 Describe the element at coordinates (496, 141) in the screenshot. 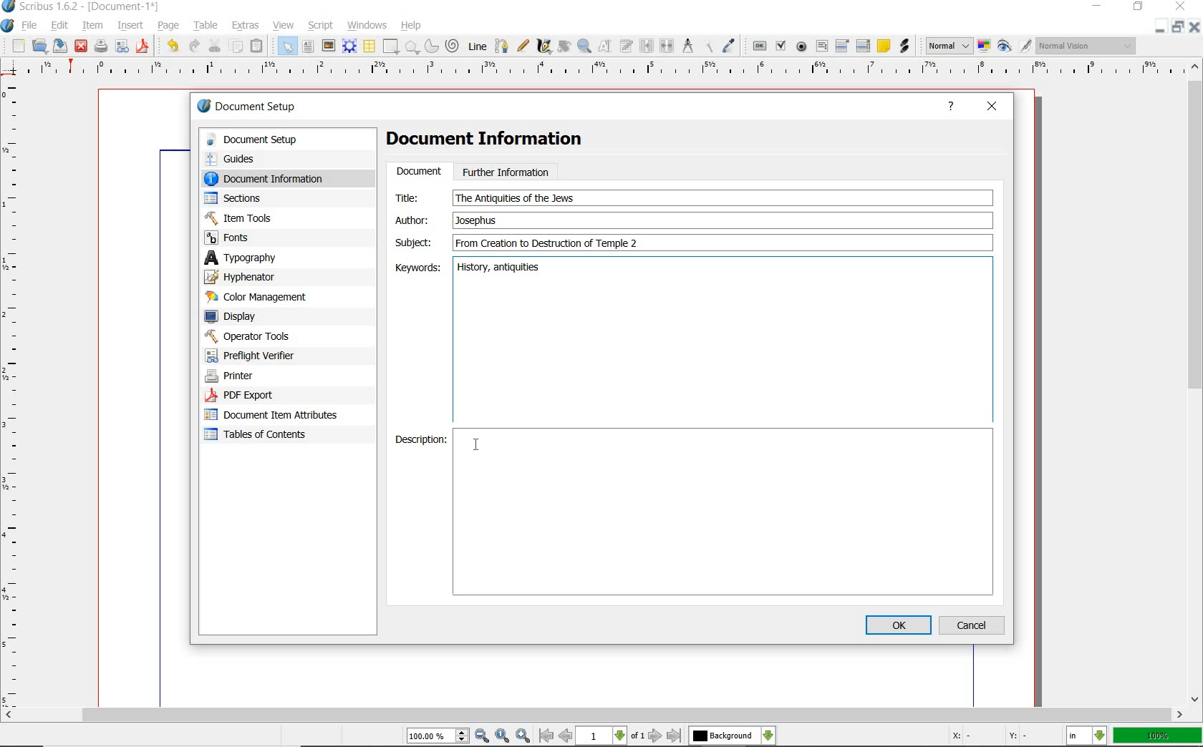

I see `Document Information` at that location.